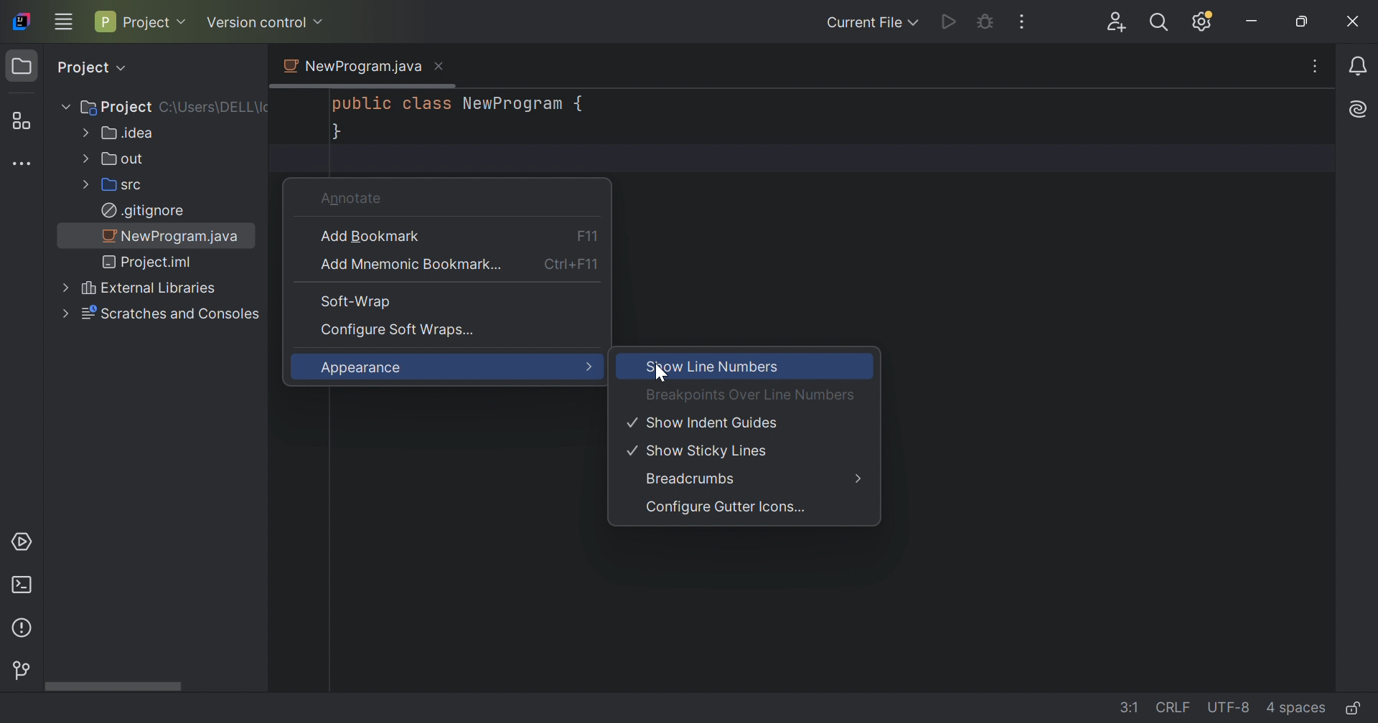 The width and height of the screenshot is (1378, 723). Describe the element at coordinates (587, 368) in the screenshot. I see `More` at that location.